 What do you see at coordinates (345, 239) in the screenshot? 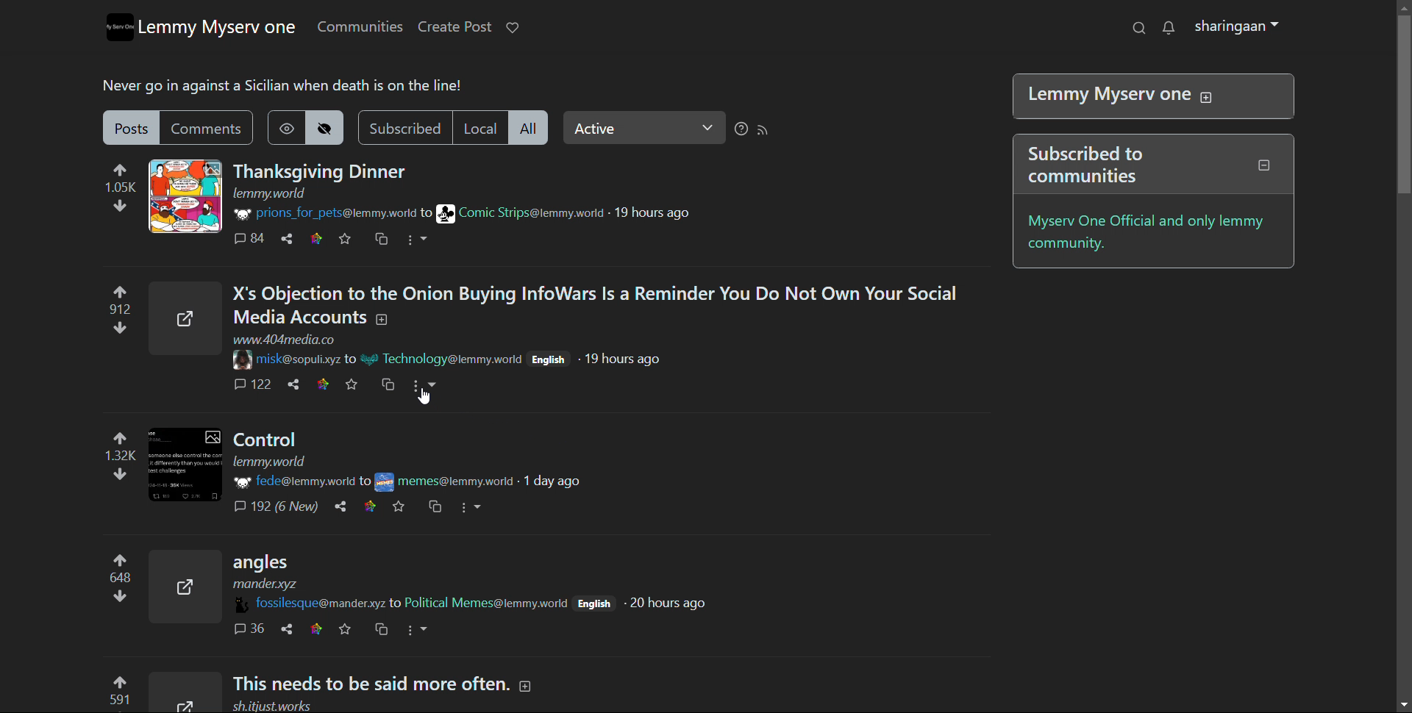
I see `favorite` at bounding box center [345, 239].